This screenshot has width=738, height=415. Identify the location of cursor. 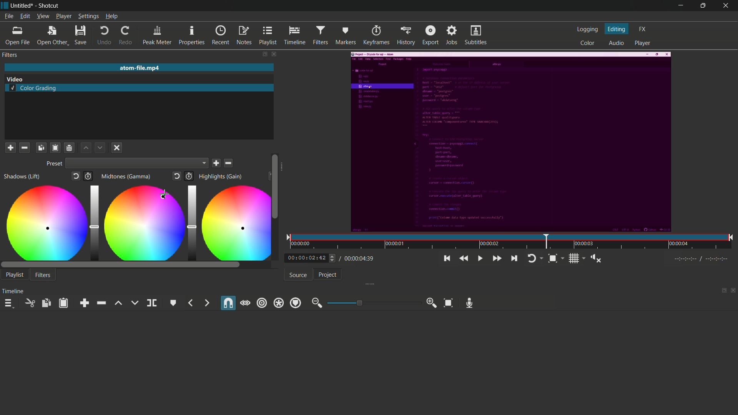
(166, 194).